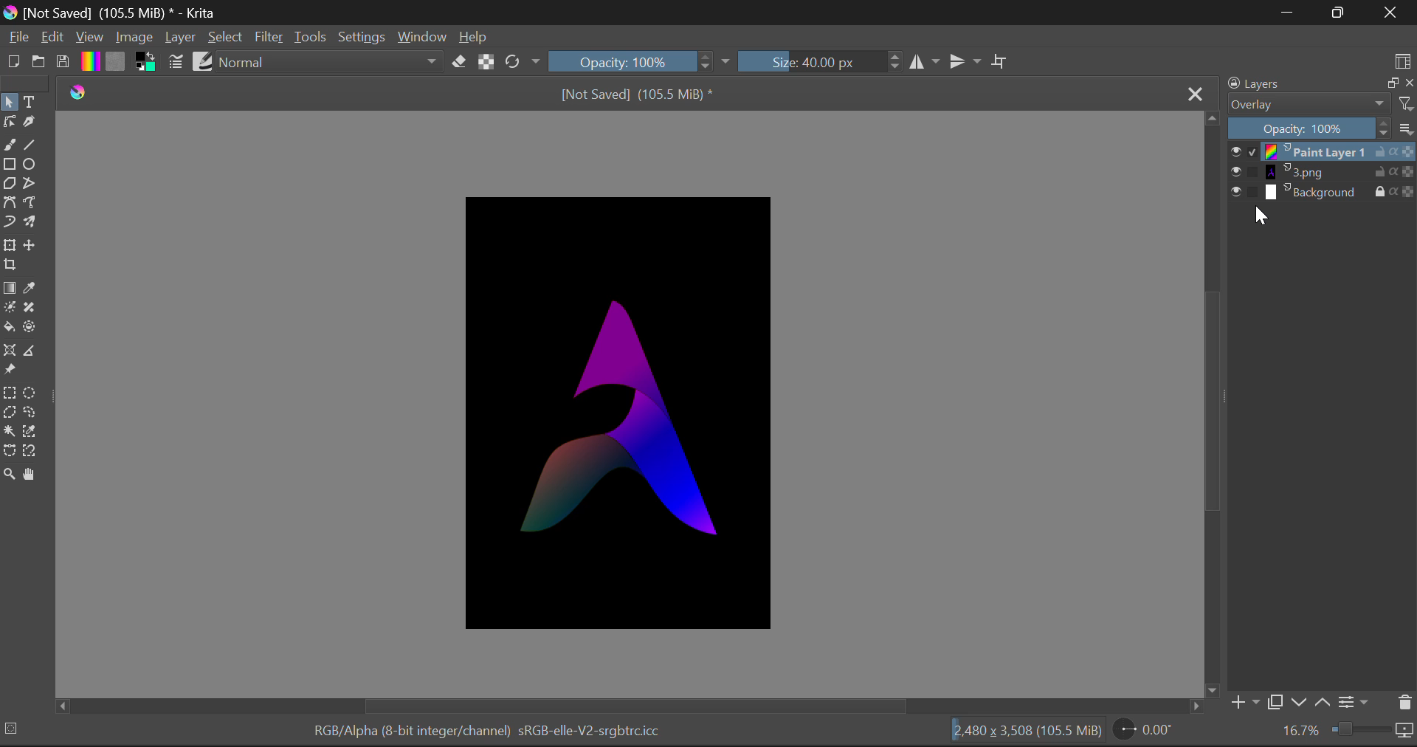  Describe the element at coordinates (227, 39) in the screenshot. I see `Select` at that location.